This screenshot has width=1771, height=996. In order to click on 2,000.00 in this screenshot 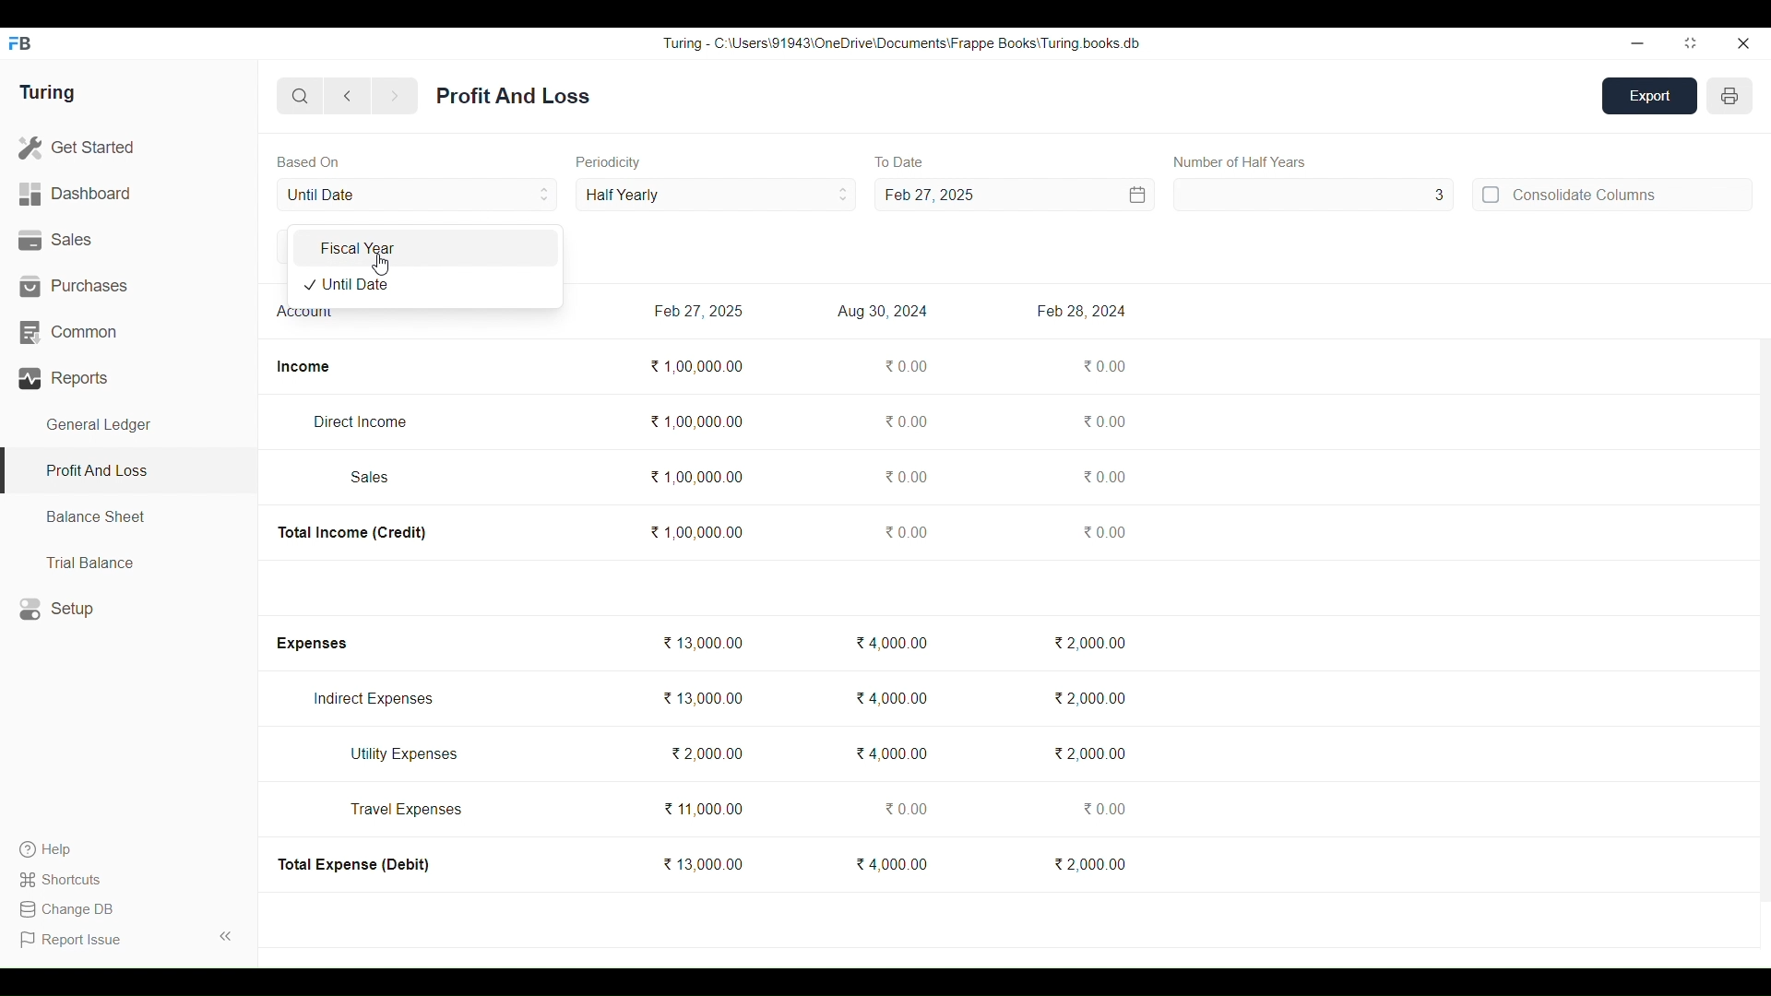, I will do `click(706, 753)`.